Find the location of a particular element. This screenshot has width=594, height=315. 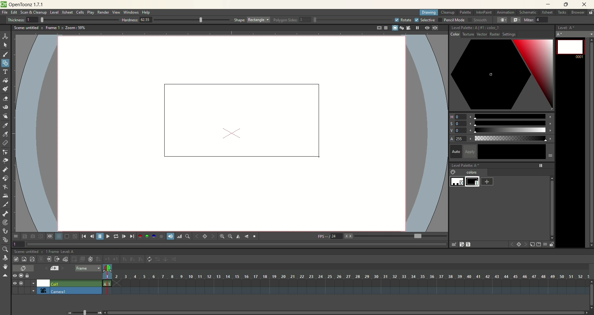

skeleton is located at coordinates (5, 213).